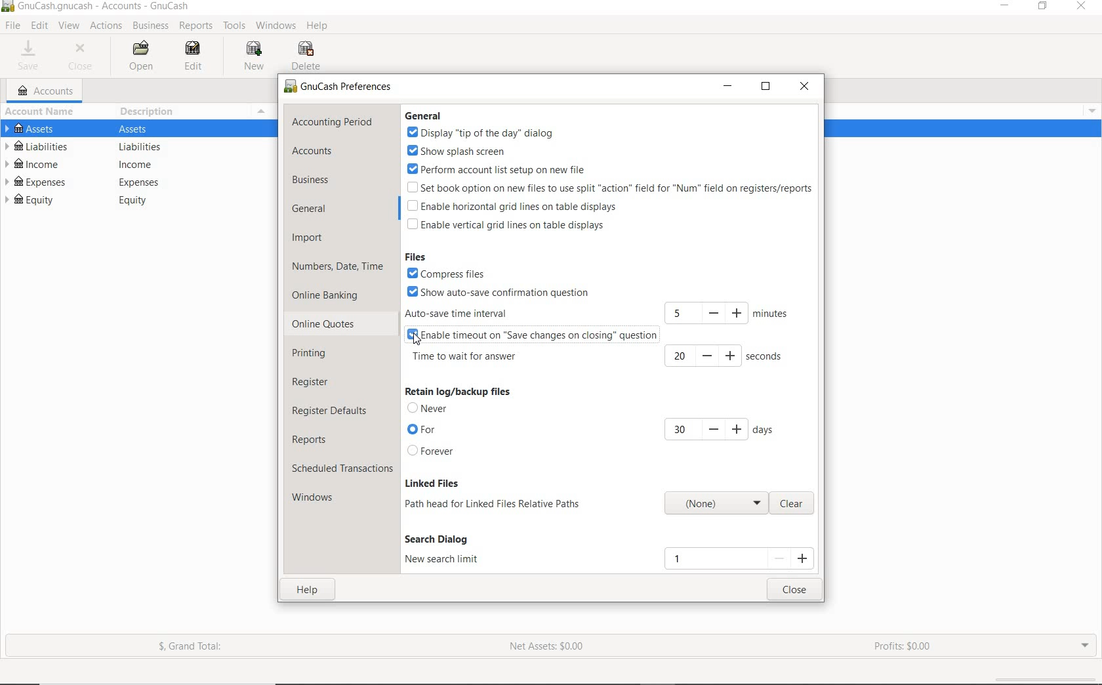 The height and width of the screenshot is (685, 1102). What do you see at coordinates (339, 268) in the screenshot?
I see `NUMBERS, DATE, TIME` at bounding box center [339, 268].